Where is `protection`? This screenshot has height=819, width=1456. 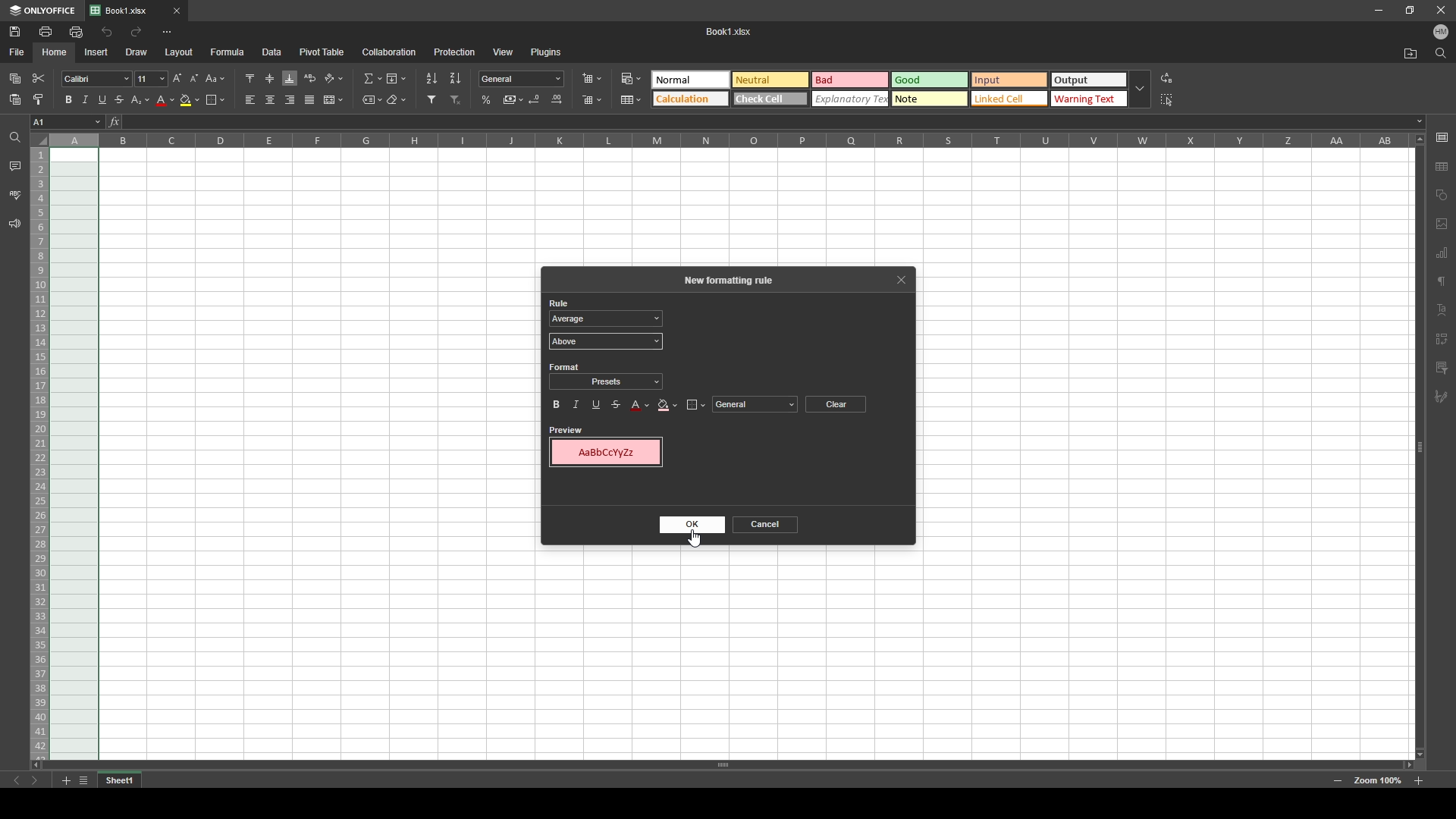 protection is located at coordinates (454, 52).